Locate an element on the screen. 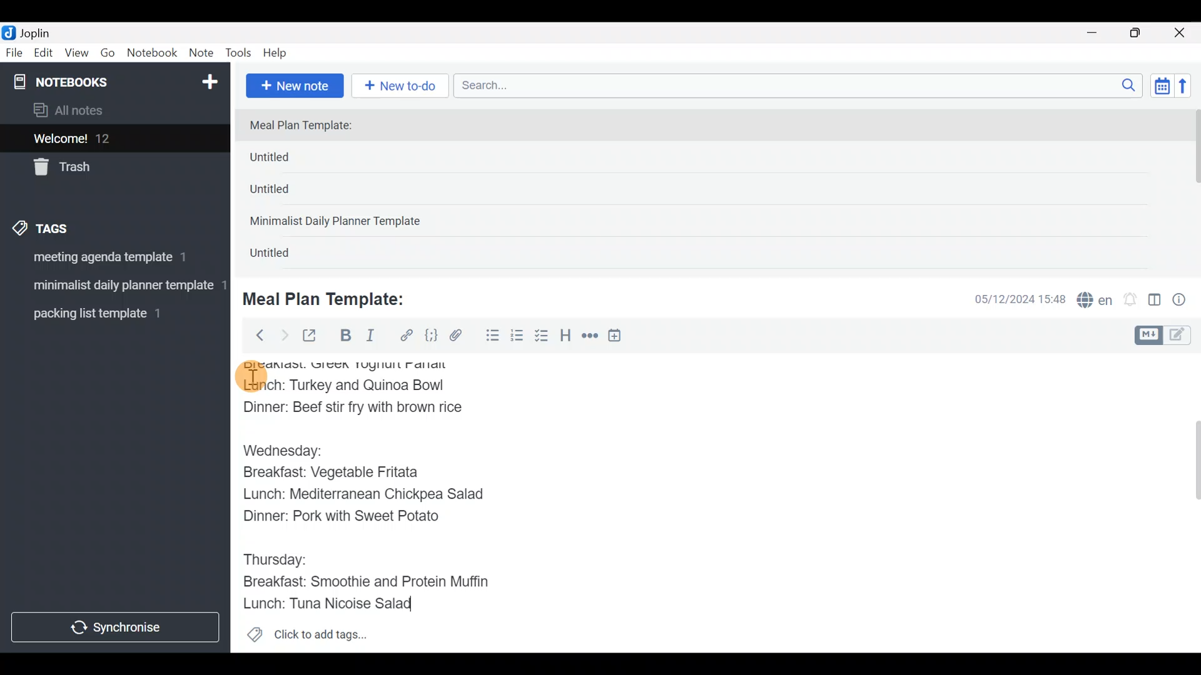  Minimize is located at coordinates (1099, 31).